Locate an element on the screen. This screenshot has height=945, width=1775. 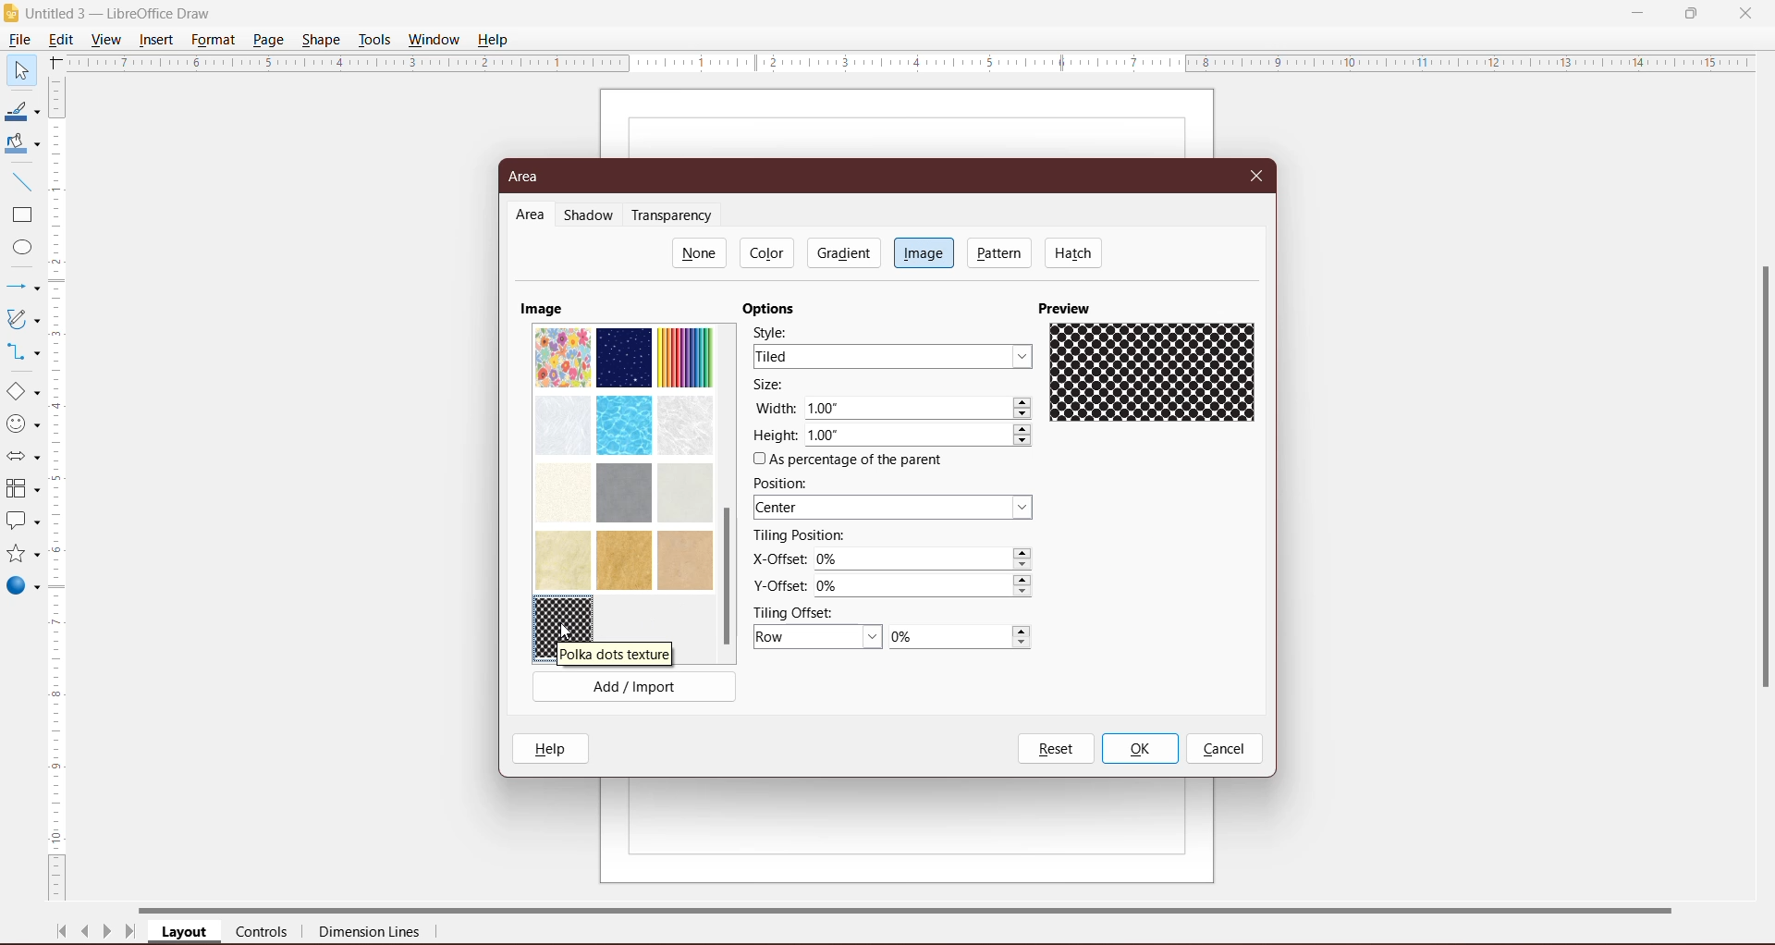
Set required height is located at coordinates (920, 436).